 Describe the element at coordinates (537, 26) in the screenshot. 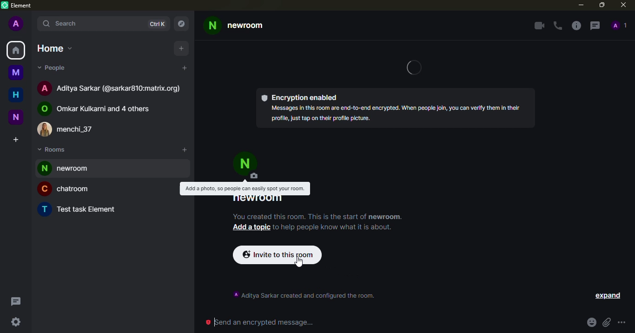

I see `video call` at that location.